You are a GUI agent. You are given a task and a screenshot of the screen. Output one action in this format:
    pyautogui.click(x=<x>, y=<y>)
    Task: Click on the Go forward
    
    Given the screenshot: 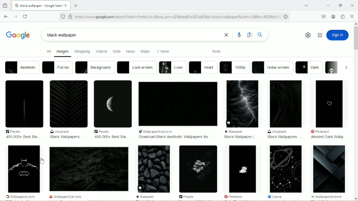 What is the action you would take?
    pyautogui.click(x=15, y=17)
    